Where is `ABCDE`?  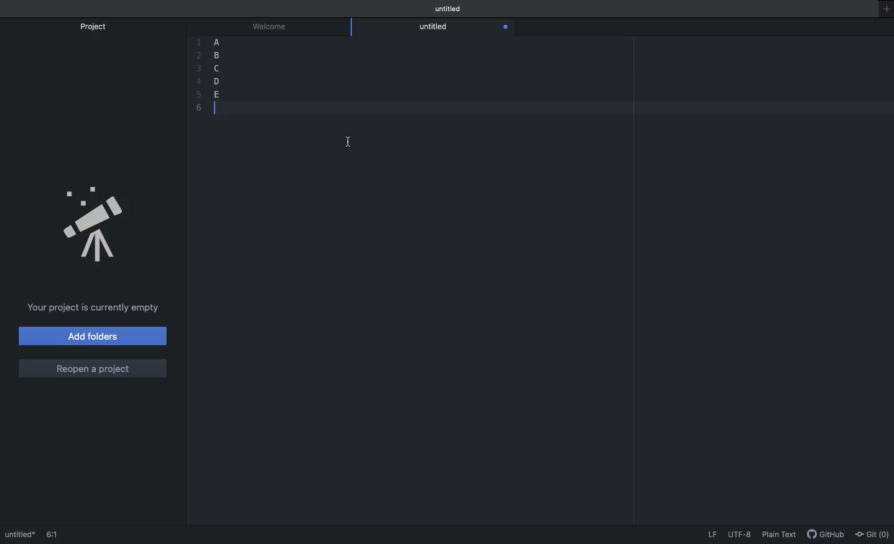 ABCDE is located at coordinates (217, 65).